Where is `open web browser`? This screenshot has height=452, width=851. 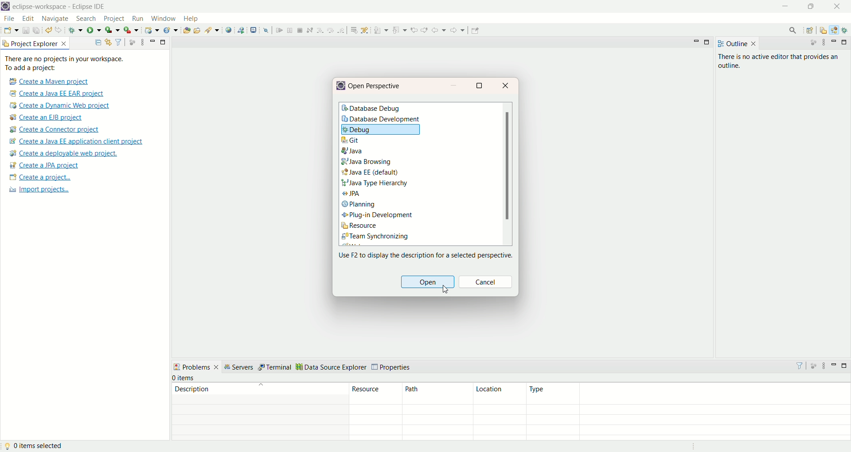
open web browser is located at coordinates (229, 30).